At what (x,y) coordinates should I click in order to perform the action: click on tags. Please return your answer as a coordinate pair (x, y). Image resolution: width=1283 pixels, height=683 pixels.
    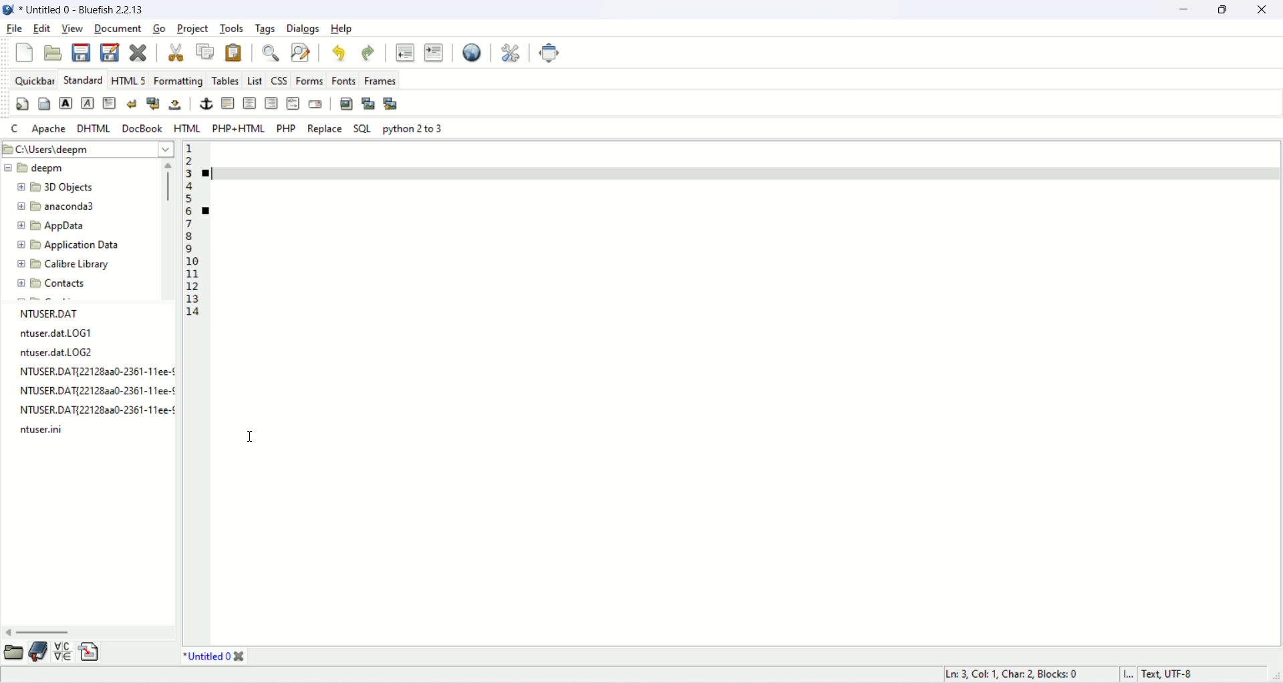
    Looking at the image, I should click on (266, 28).